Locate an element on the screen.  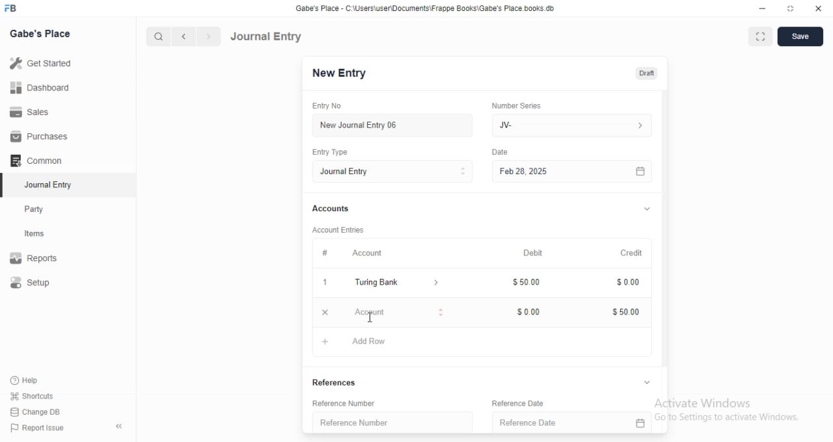
vertical scrollbar is located at coordinates (665, 227).